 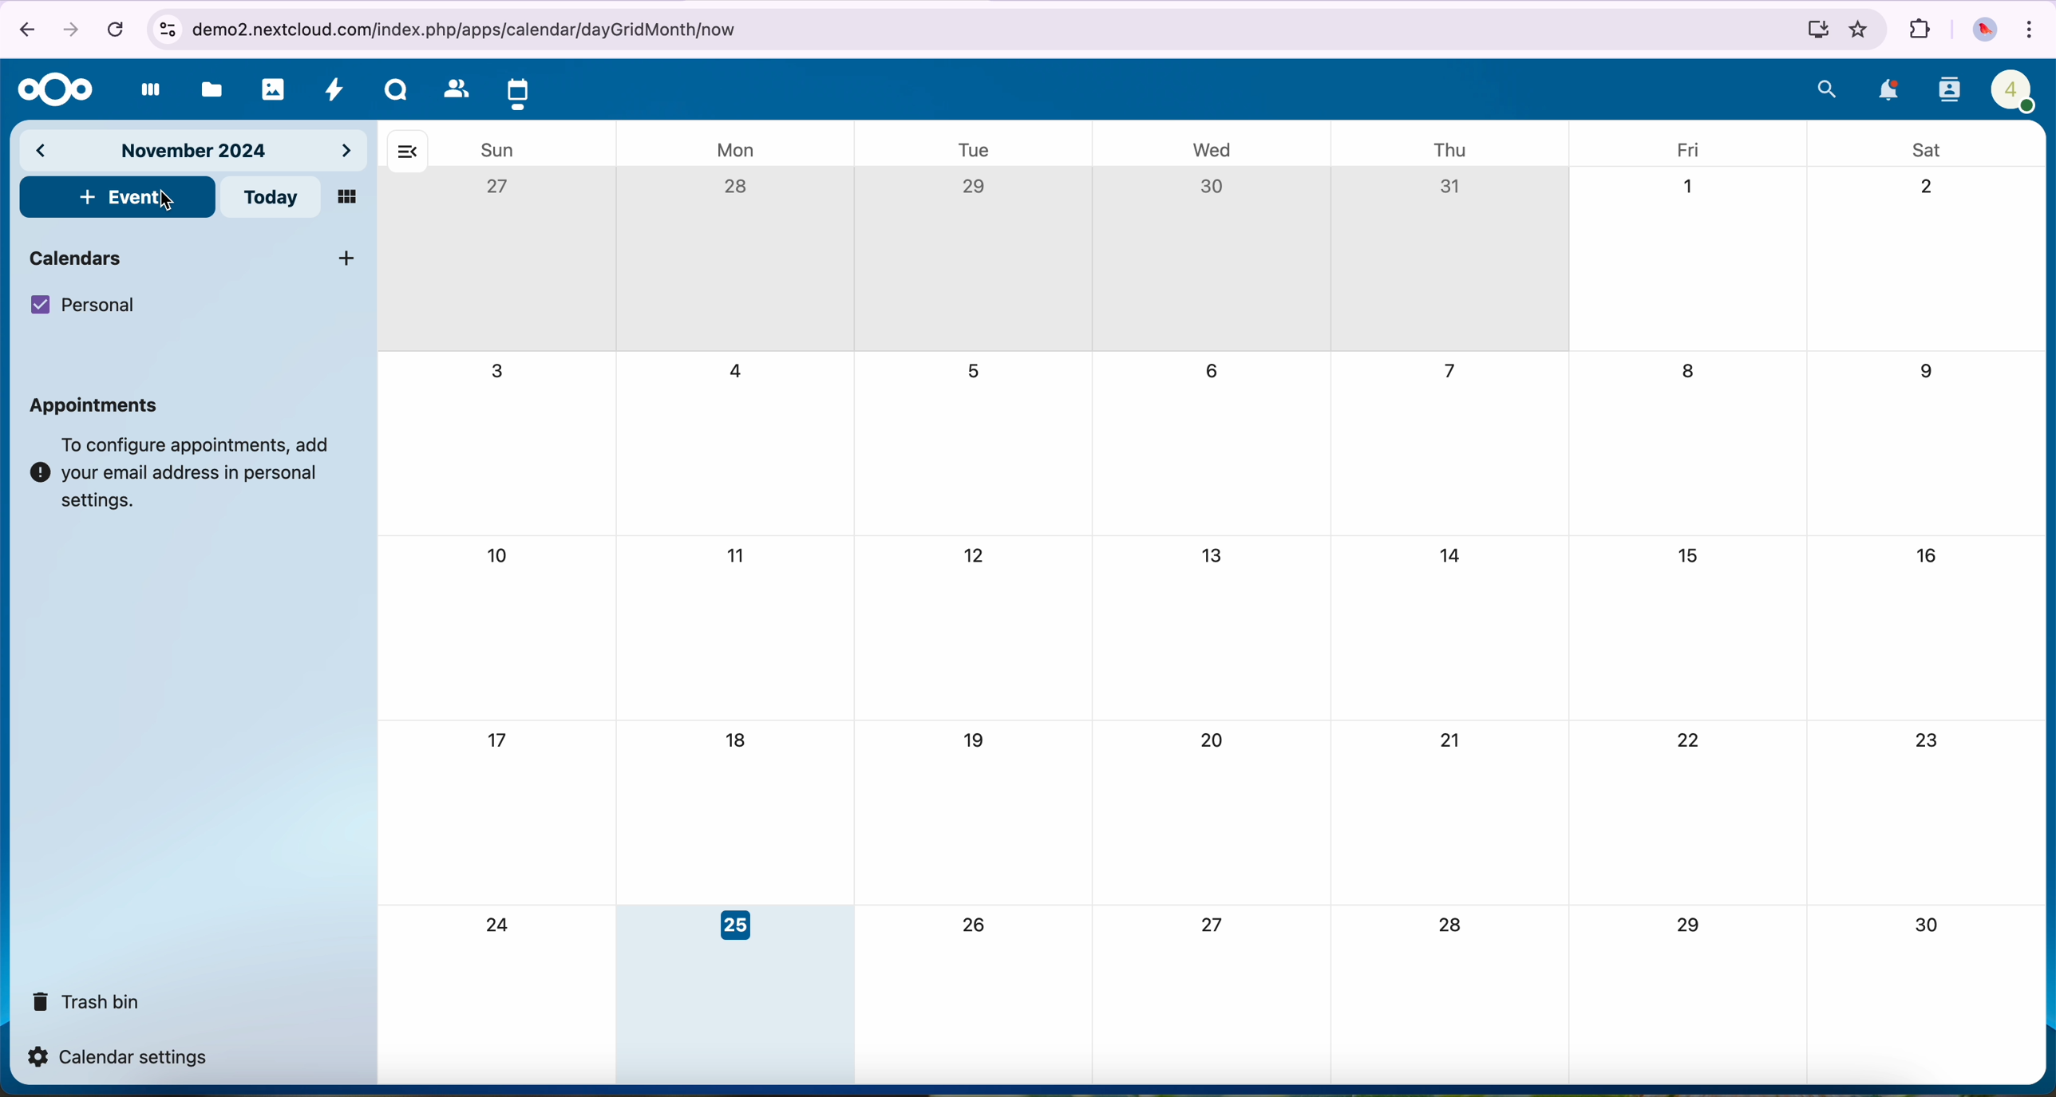 What do you see at coordinates (270, 198) in the screenshot?
I see `today` at bounding box center [270, 198].